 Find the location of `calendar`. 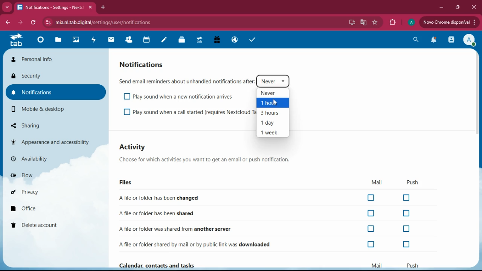

calendar is located at coordinates (147, 40).